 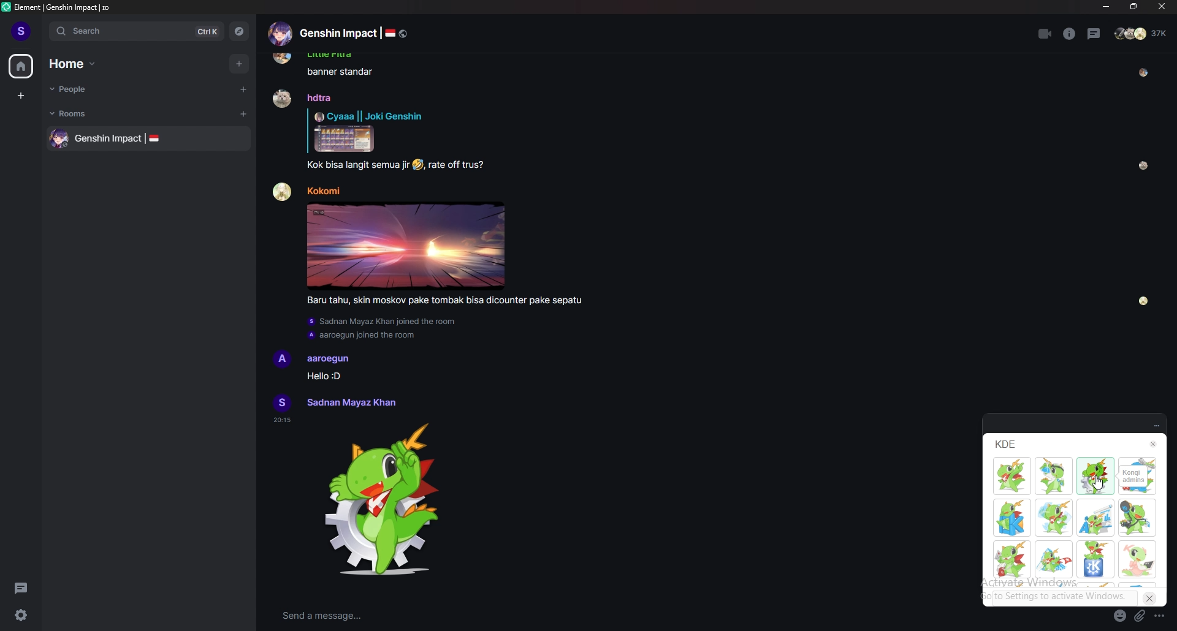 What do you see at coordinates (383, 322) in the screenshot?
I see `Sadnan Mayaz Khan joined the room` at bounding box center [383, 322].